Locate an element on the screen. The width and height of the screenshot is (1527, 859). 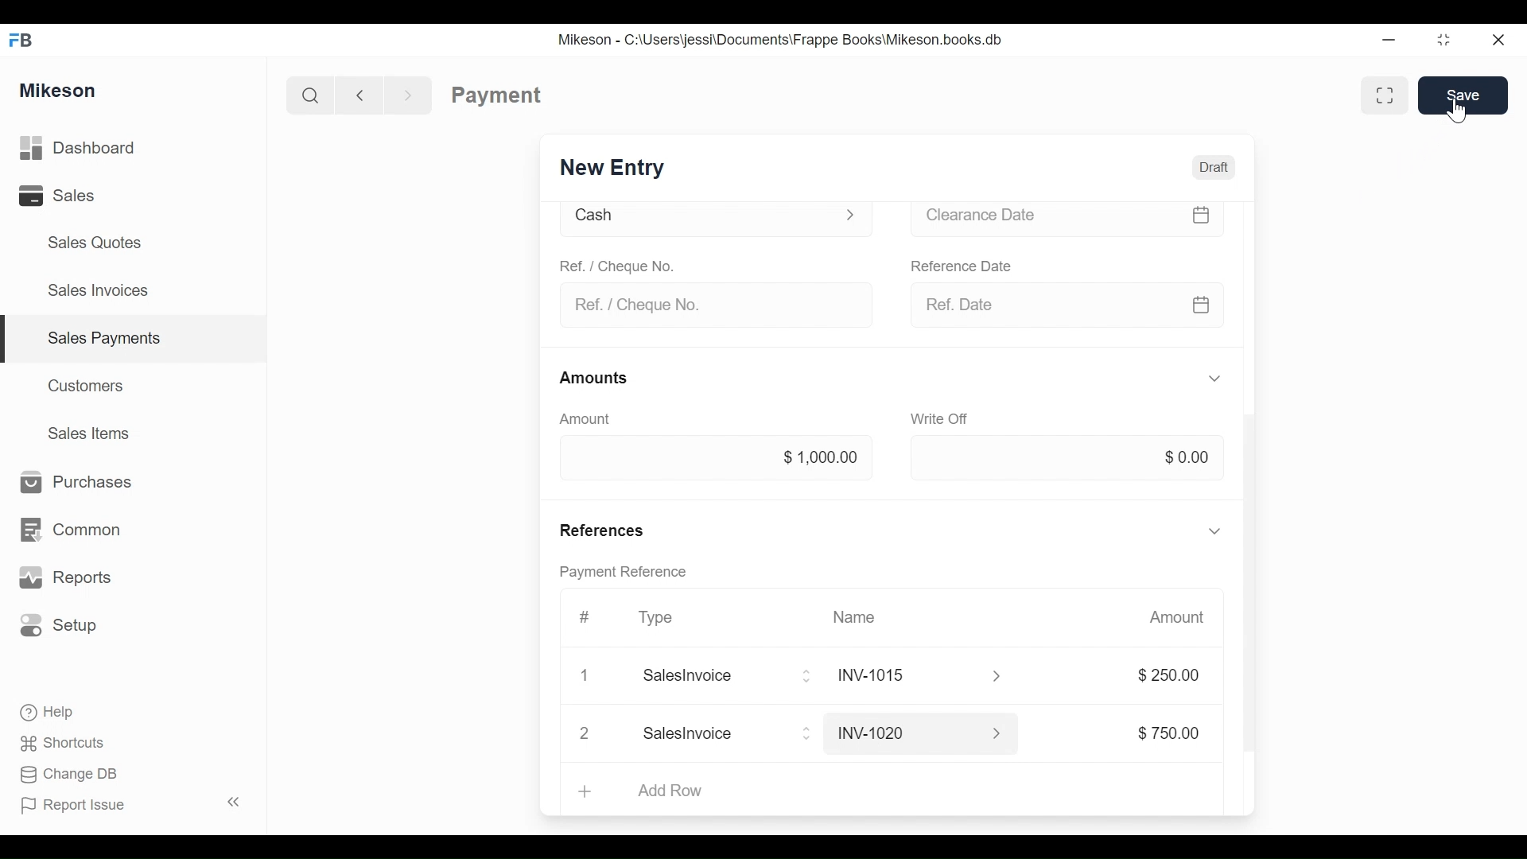
Hide is located at coordinates (1215, 529).